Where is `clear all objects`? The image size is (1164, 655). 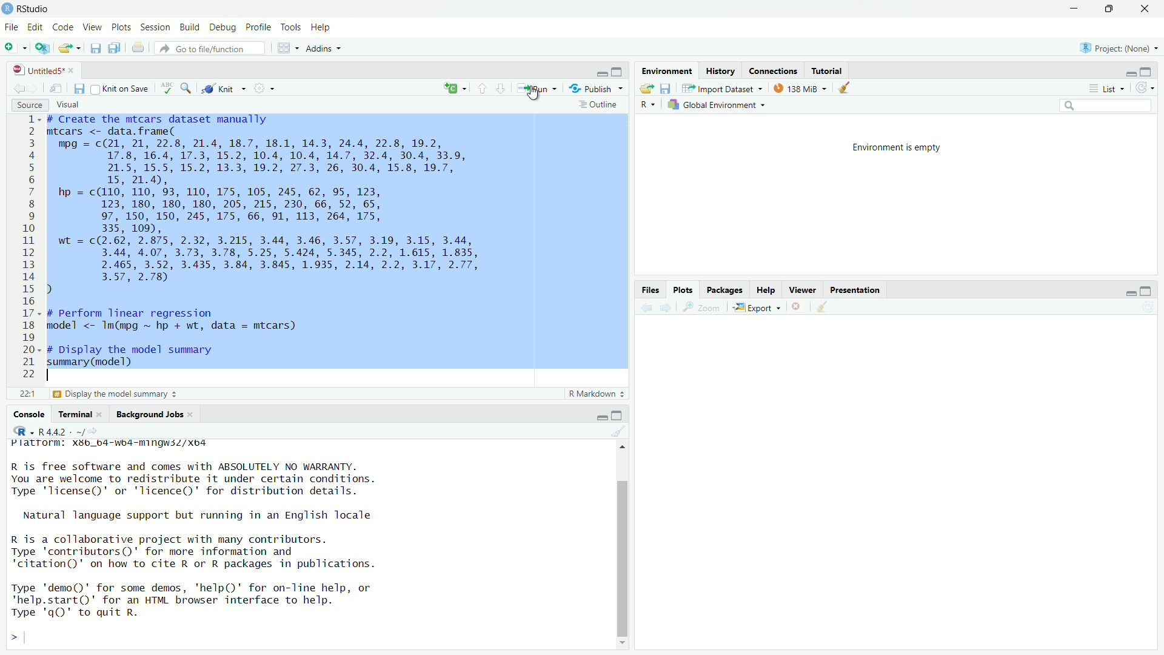 clear all objects is located at coordinates (850, 88).